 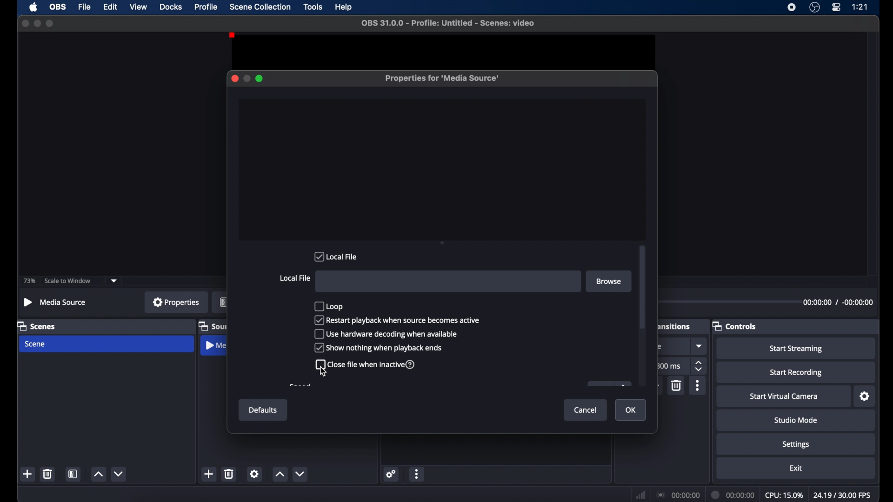 I want to click on close file when inactive, so click(x=367, y=364).